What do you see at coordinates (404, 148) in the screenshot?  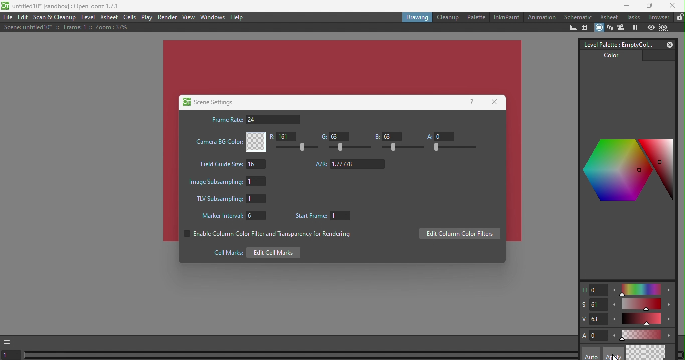 I see `Slide bar` at bounding box center [404, 148].